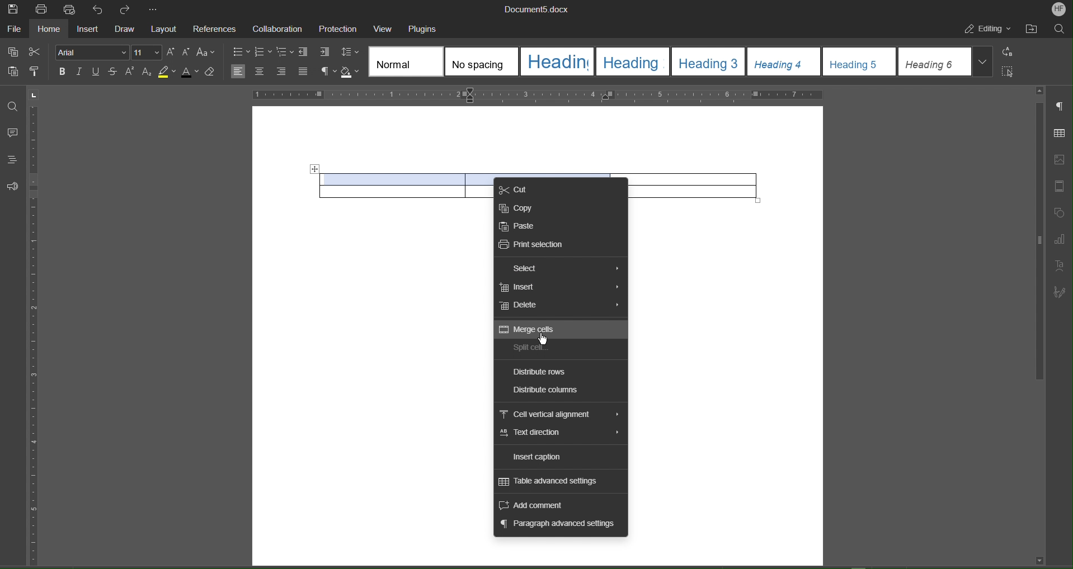  Describe the element at coordinates (514, 208) in the screenshot. I see `Copy` at that location.